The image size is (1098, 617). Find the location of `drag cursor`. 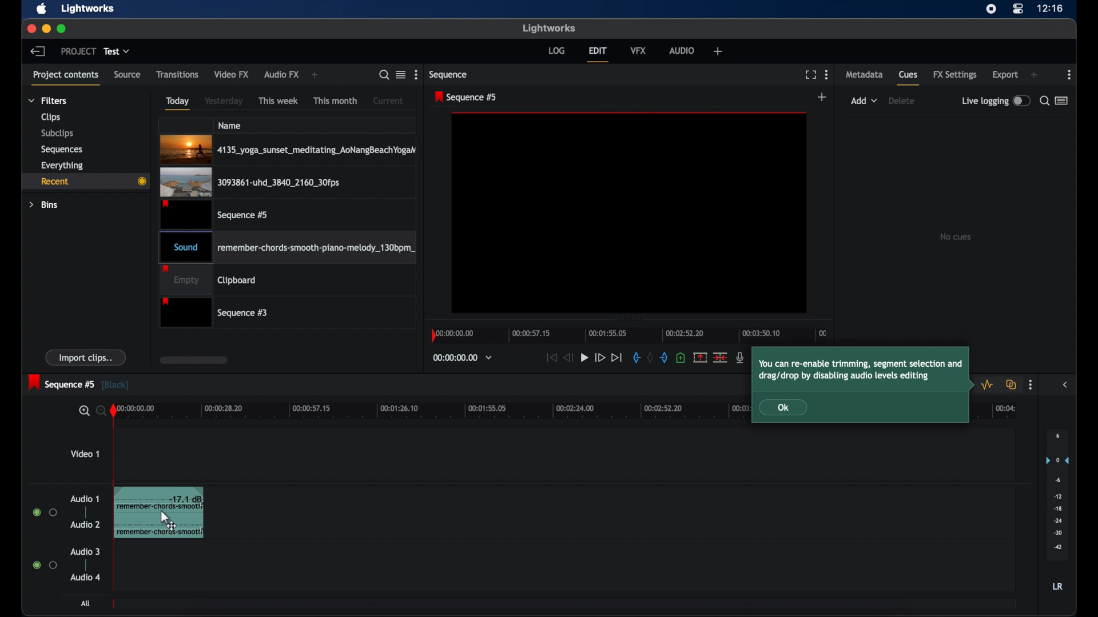

drag cursor is located at coordinates (165, 521).